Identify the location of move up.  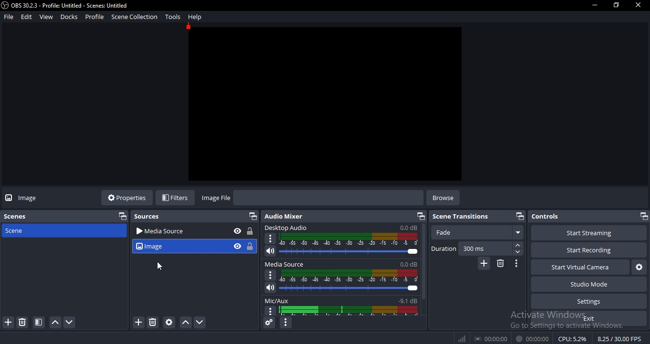
(53, 323).